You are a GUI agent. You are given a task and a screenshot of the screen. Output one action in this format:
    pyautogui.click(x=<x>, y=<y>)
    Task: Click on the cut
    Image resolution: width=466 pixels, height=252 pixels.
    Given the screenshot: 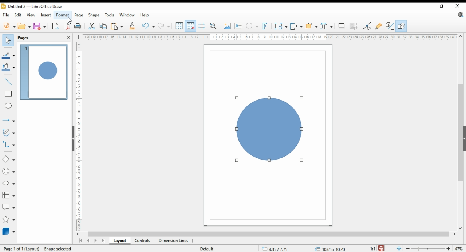 What is the action you would take?
    pyautogui.click(x=92, y=26)
    